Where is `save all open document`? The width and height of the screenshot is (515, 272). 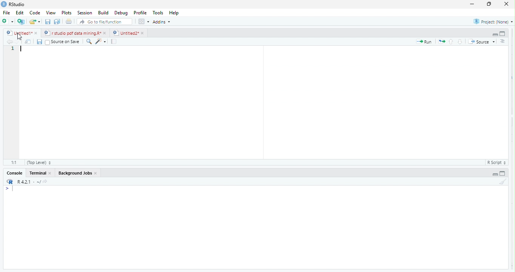 save all open document is located at coordinates (57, 22).